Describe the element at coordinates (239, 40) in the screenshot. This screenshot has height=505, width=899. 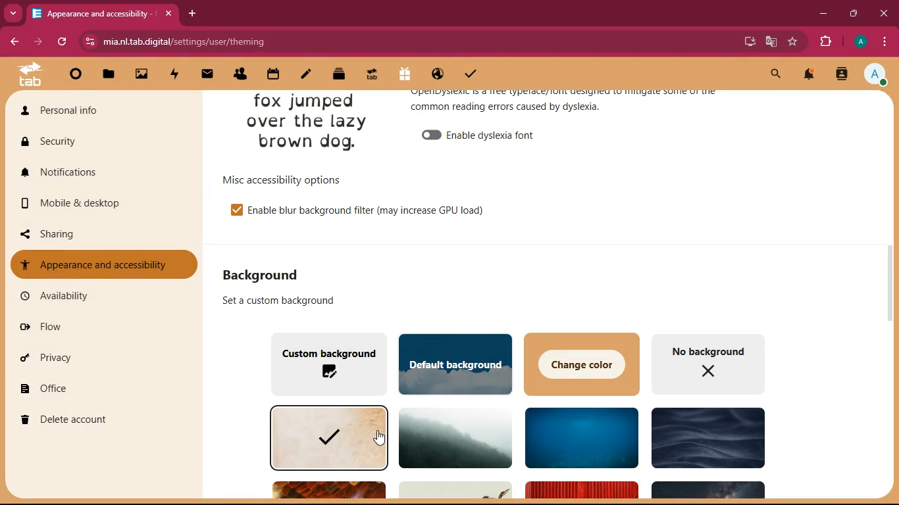
I see `url` at that location.